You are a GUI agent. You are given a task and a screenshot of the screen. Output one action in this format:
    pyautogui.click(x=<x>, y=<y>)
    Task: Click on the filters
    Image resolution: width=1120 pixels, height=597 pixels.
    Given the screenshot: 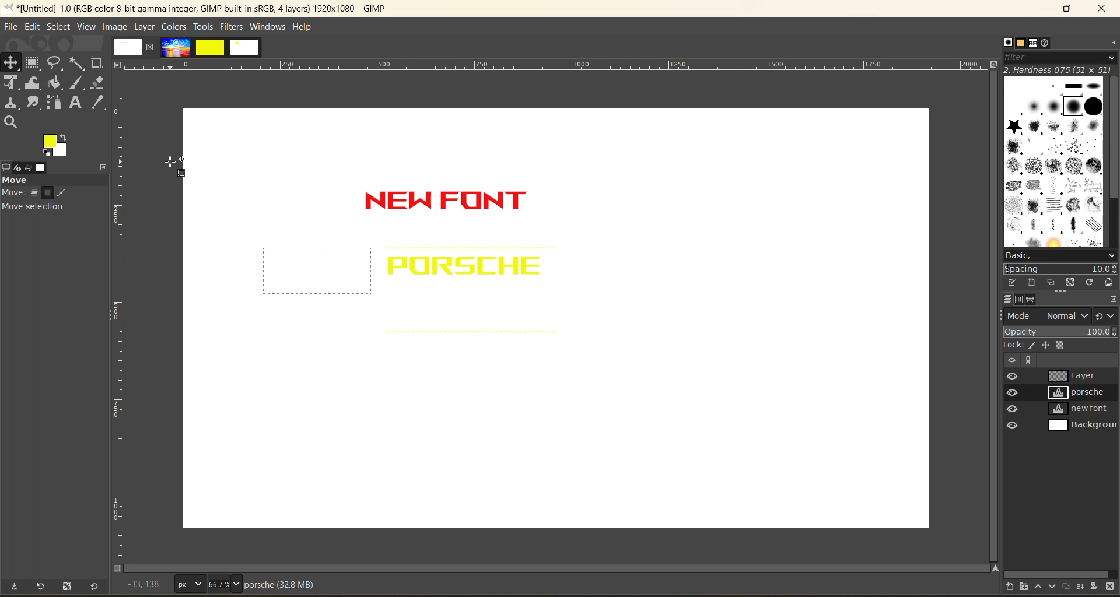 What is the action you would take?
    pyautogui.click(x=231, y=27)
    